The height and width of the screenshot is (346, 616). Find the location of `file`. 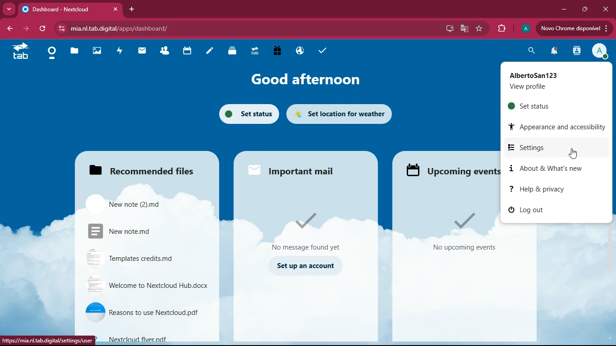

file is located at coordinates (139, 202).